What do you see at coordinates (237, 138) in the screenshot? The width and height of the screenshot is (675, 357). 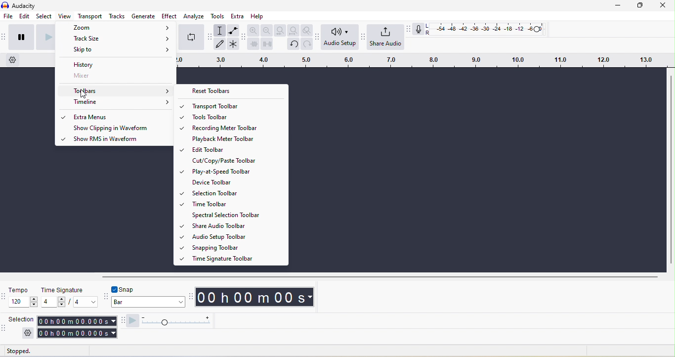 I see `Playback metre toolbar` at bounding box center [237, 138].